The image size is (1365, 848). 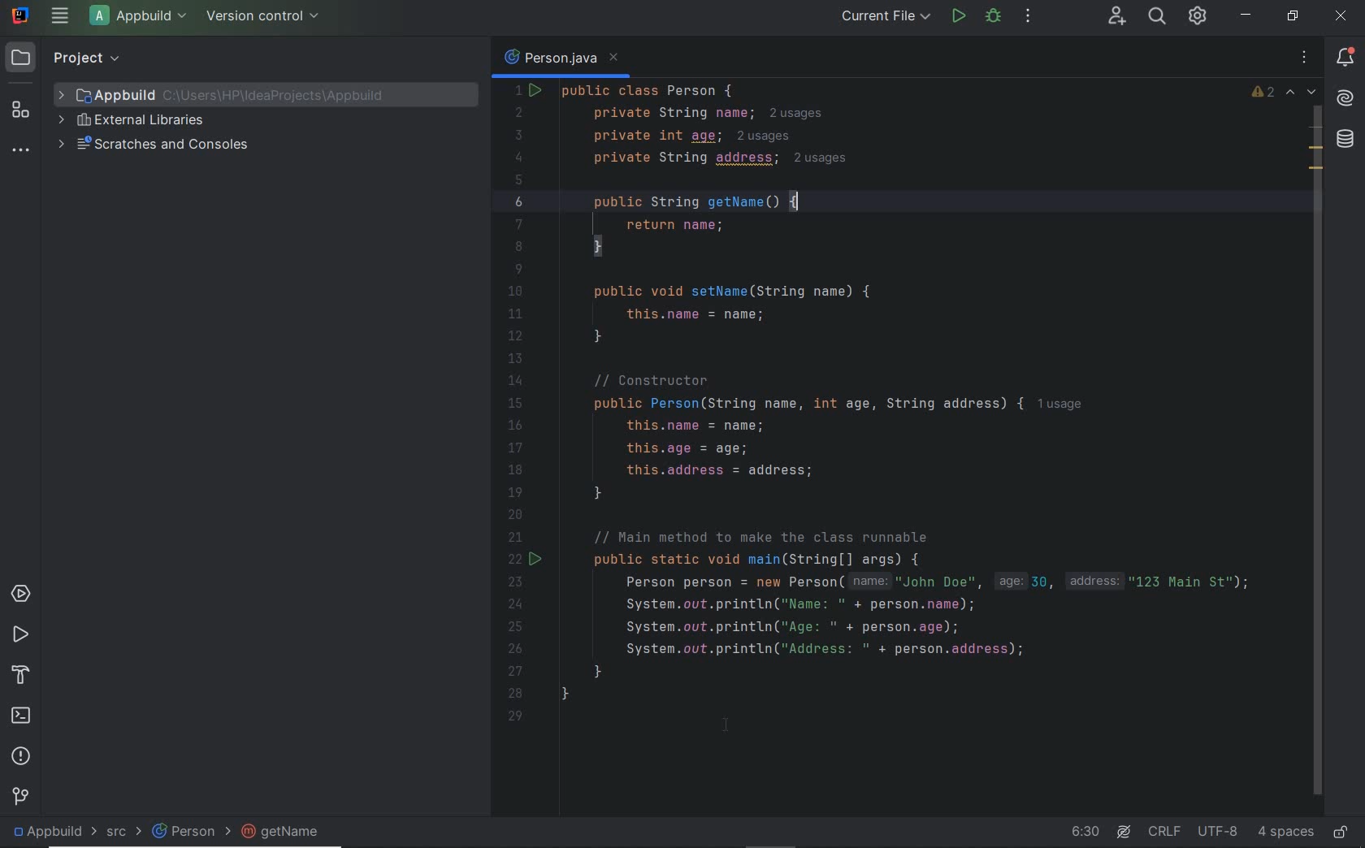 I want to click on person.java, so click(x=560, y=58).